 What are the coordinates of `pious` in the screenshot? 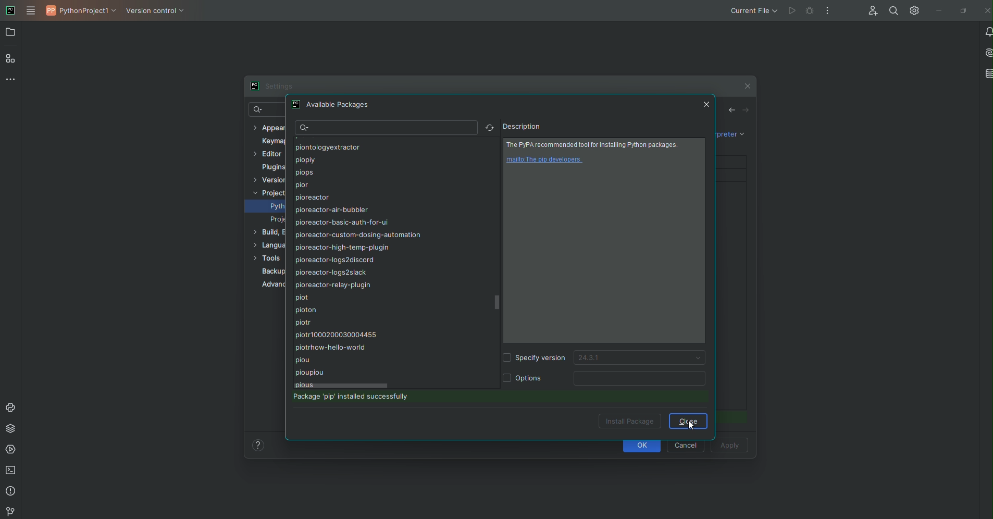 It's located at (304, 384).